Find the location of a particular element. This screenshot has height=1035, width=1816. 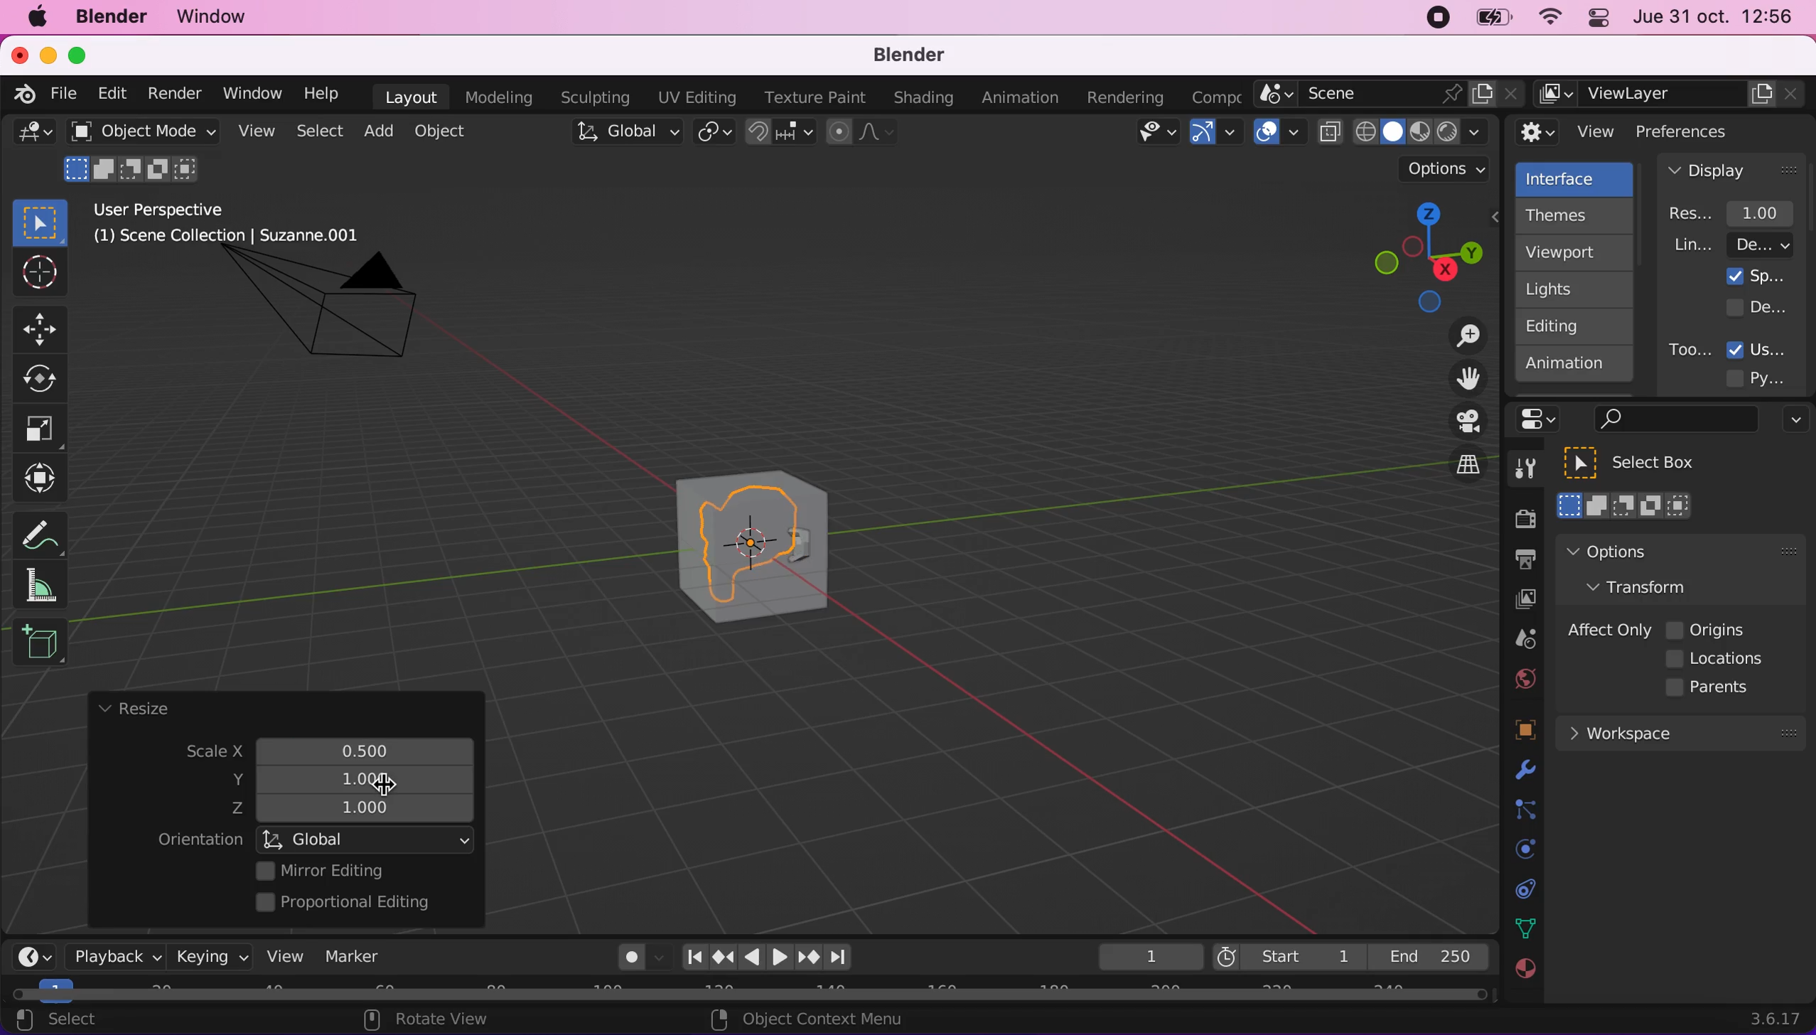

render is located at coordinates (173, 95).